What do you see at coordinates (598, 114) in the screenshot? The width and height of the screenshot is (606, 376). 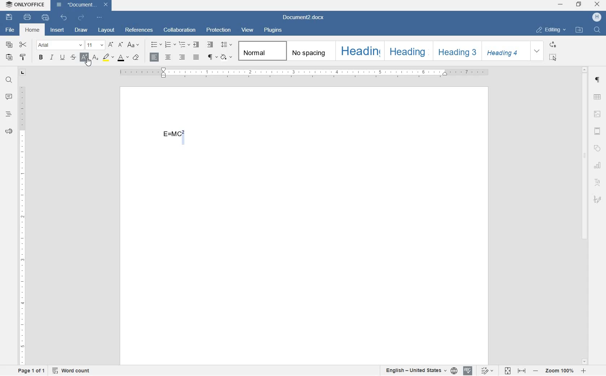 I see `image` at bounding box center [598, 114].